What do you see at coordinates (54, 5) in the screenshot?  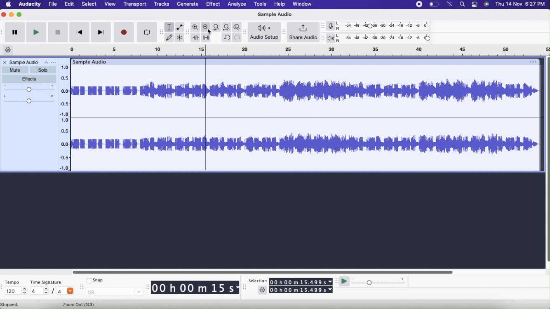 I see `File` at bounding box center [54, 5].